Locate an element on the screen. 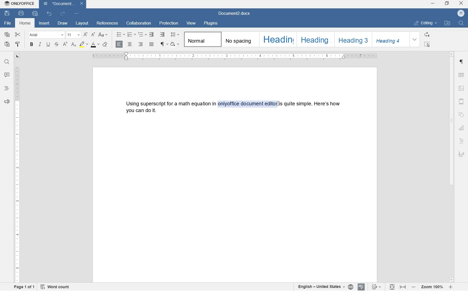 The width and height of the screenshot is (468, 291). OPEN FILE LOCATION is located at coordinates (448, 24).